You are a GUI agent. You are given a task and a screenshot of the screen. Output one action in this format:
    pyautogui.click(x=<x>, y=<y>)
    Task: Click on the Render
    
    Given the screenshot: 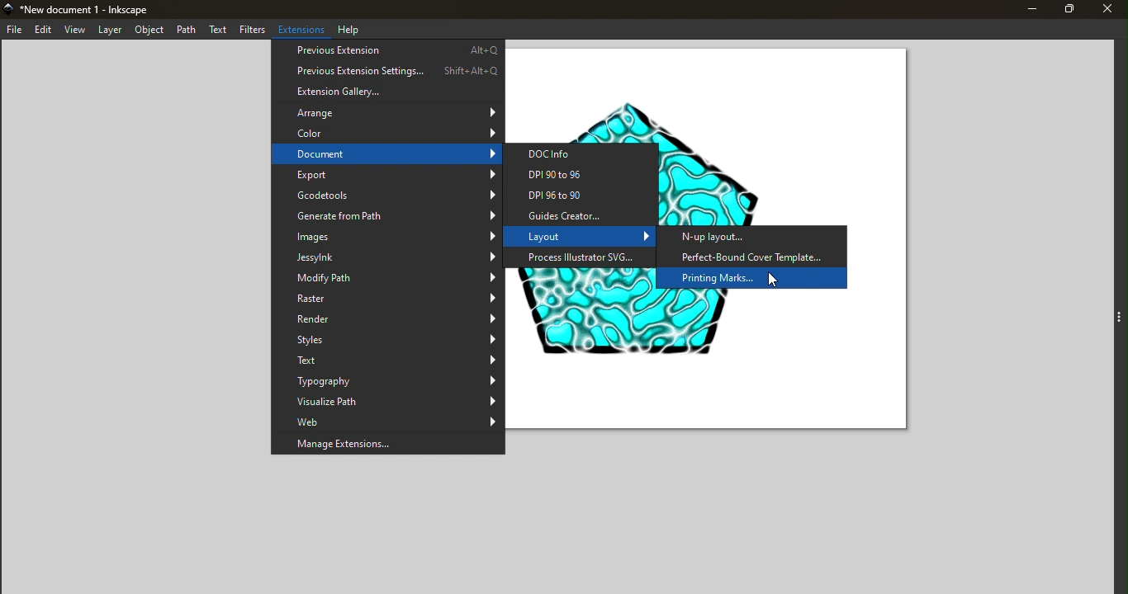 What is the action you would take?
    pyautogui.click(x=386, y=321)
    